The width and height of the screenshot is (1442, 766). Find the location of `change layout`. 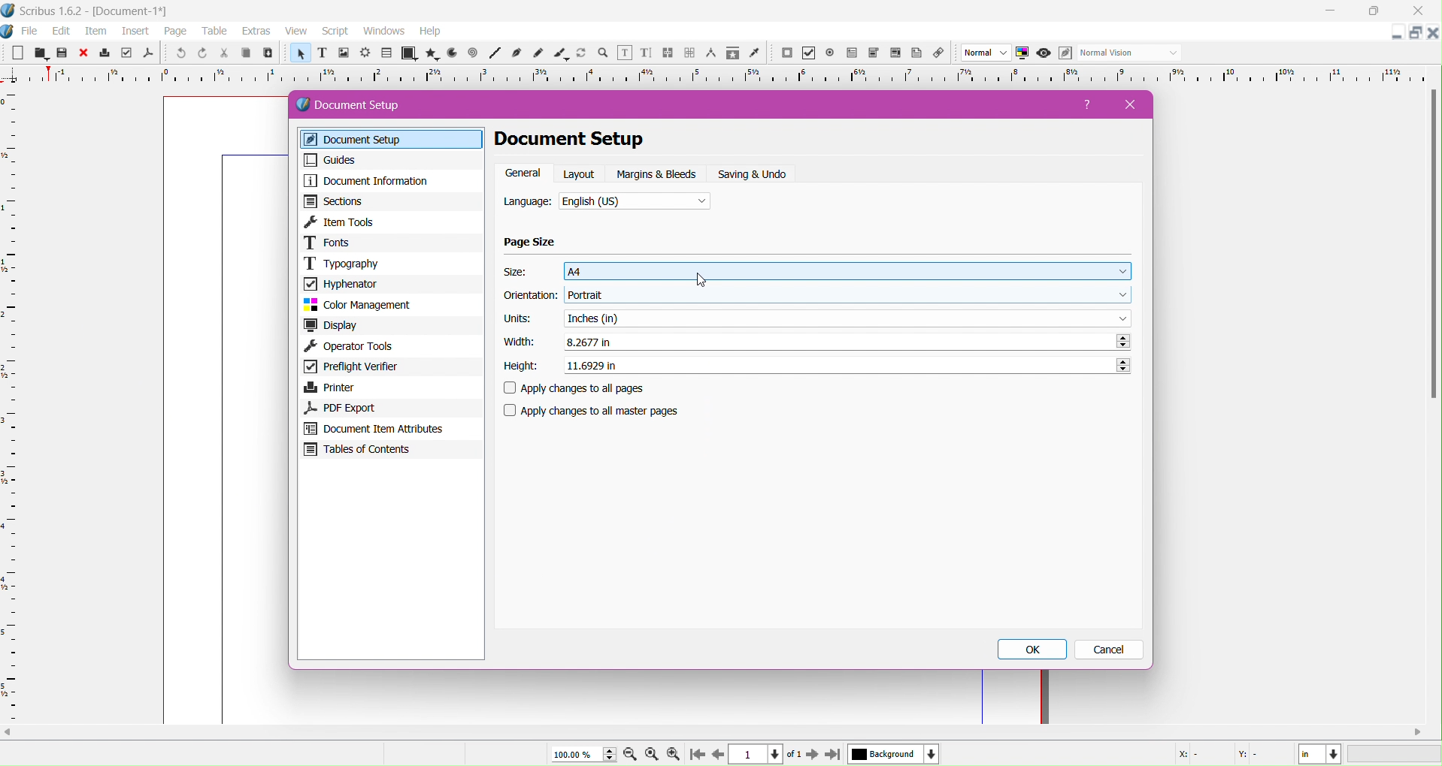

change layout is located at coordinates (1413, 33).